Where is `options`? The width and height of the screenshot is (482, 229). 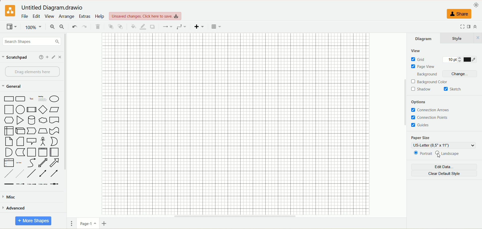
options is located at coordinates (420, 102).